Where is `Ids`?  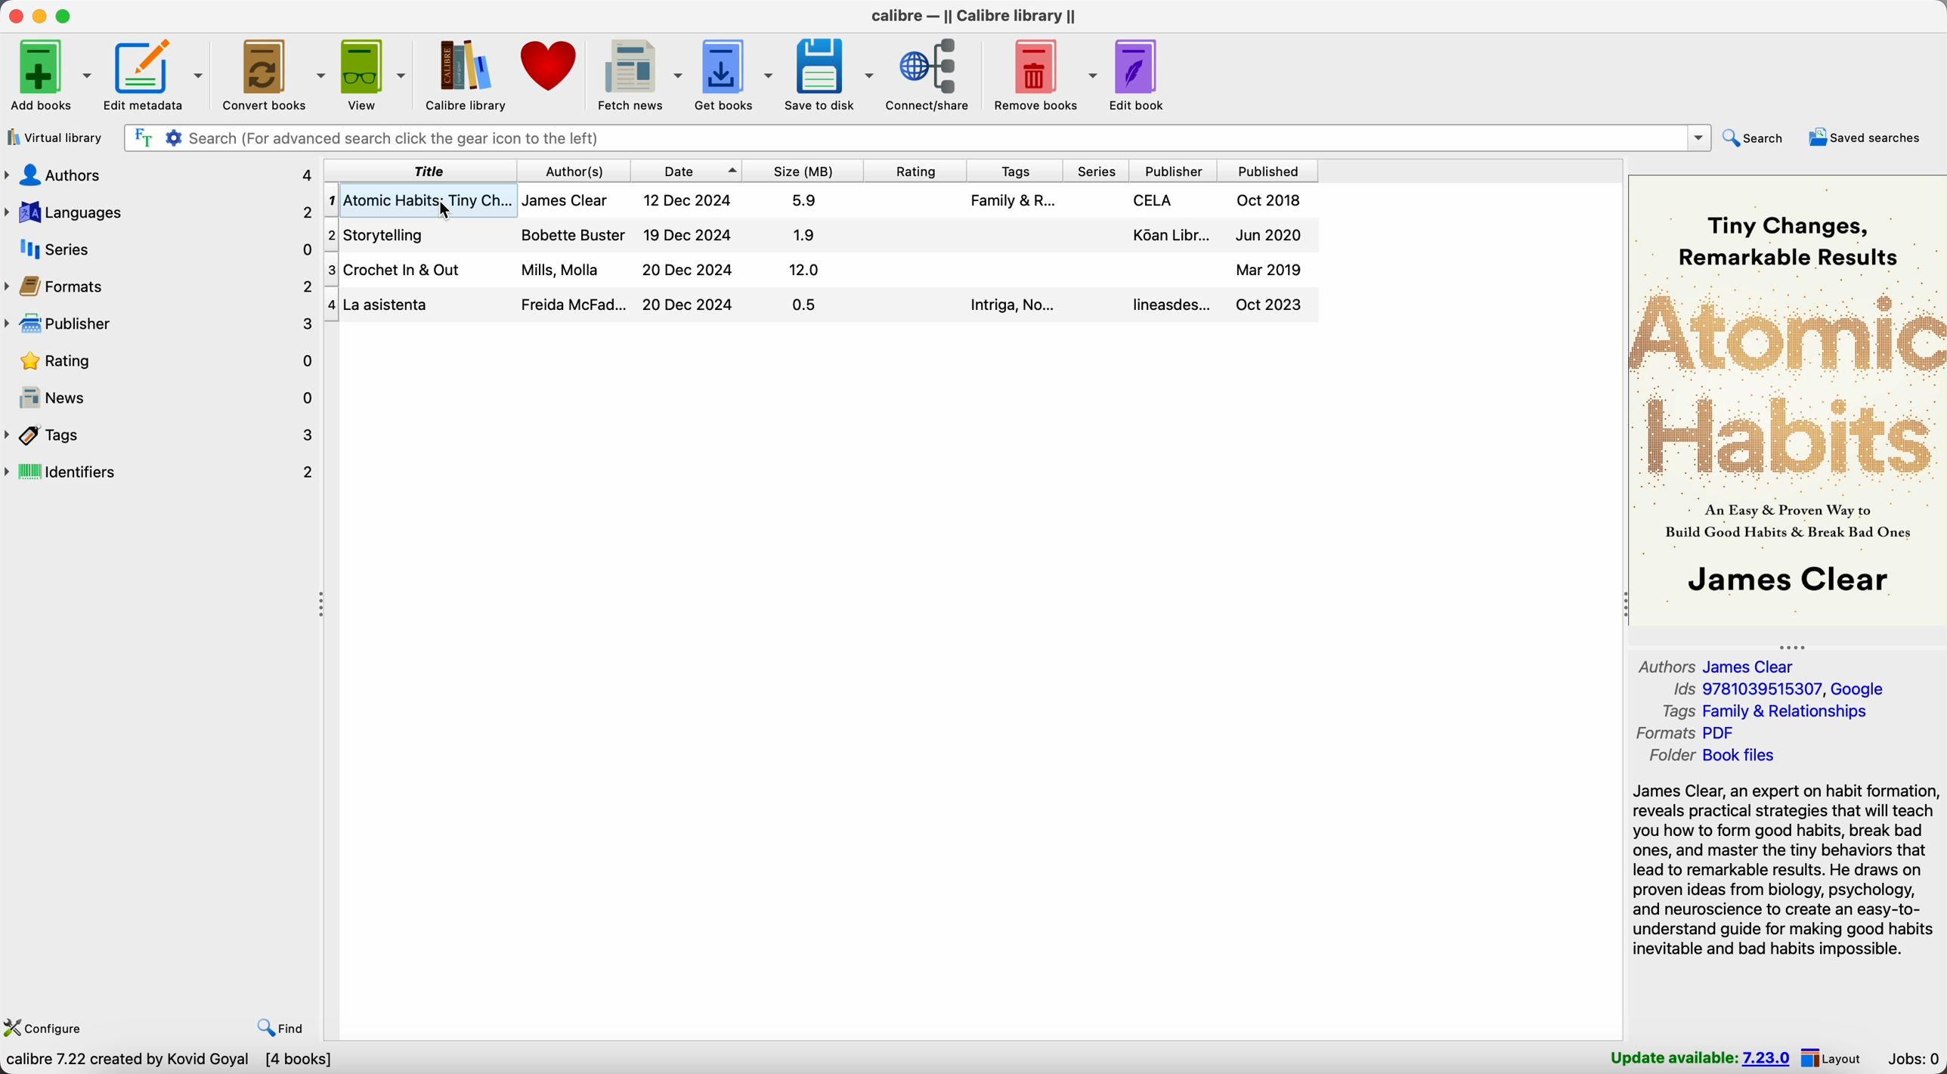 Ids is located at coordinates (1775, 690).